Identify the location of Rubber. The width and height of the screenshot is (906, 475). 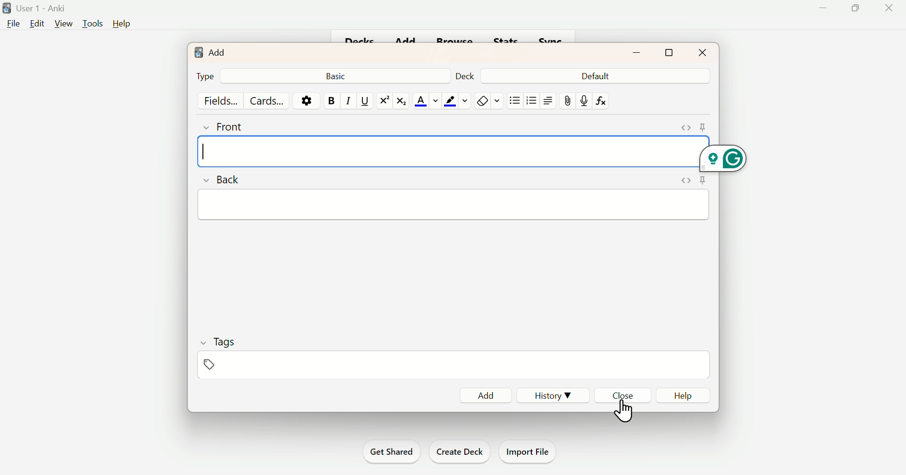
(489, 100).